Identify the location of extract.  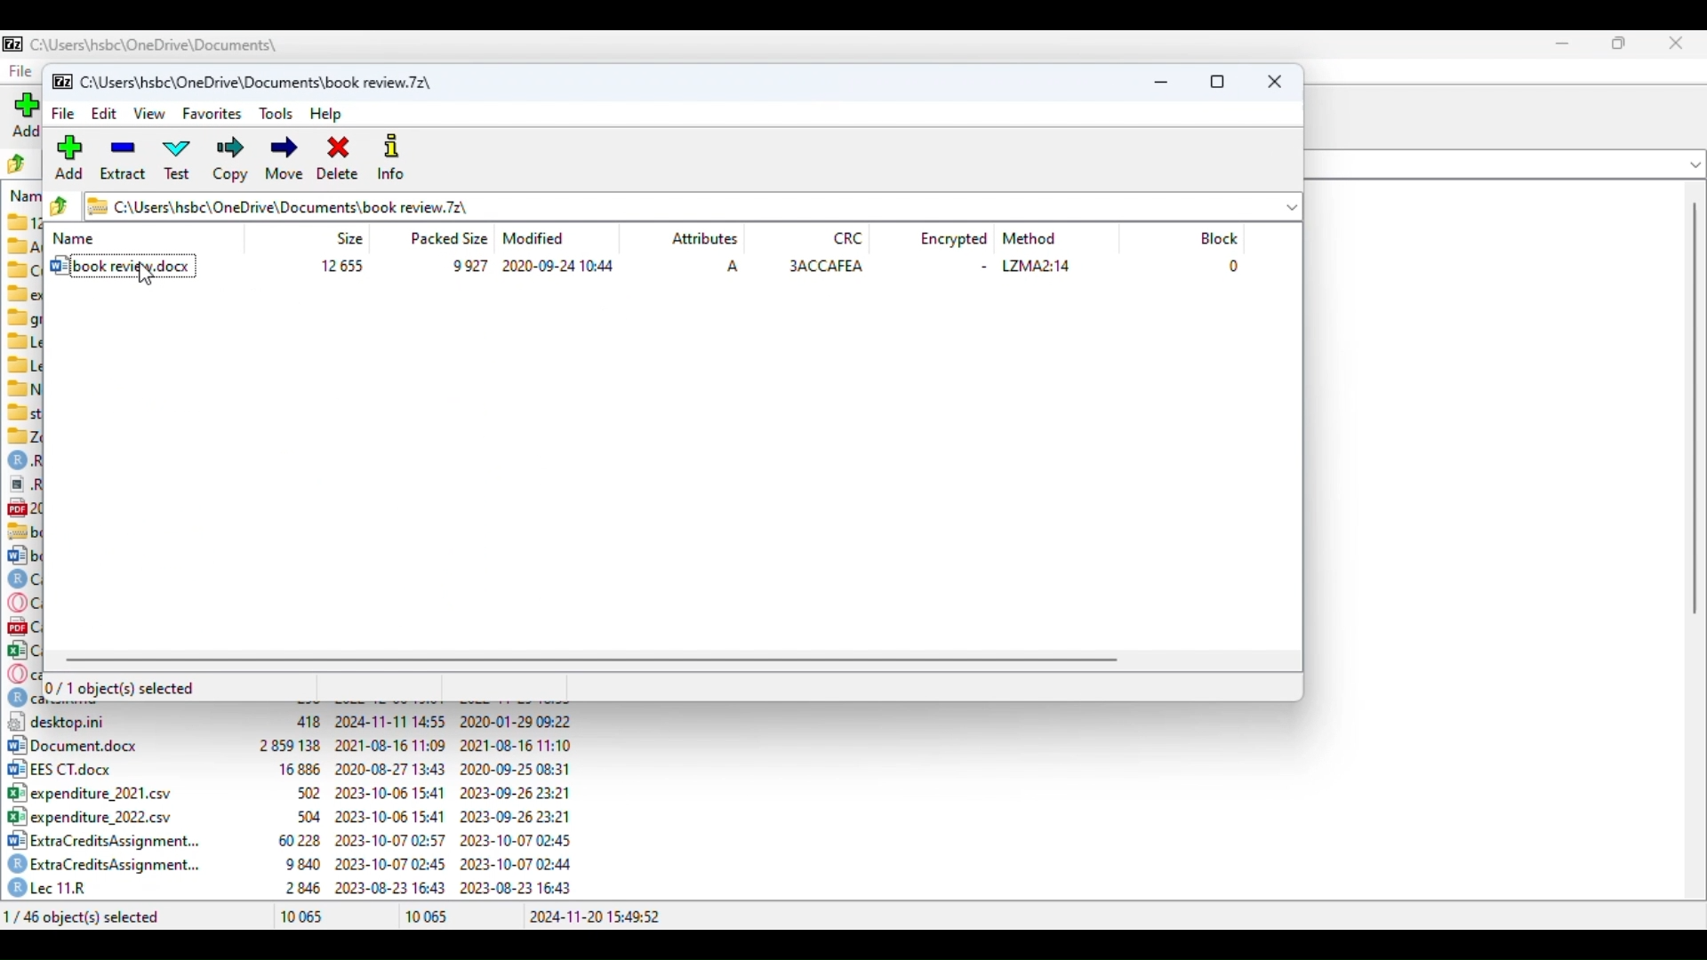
(123, 158).